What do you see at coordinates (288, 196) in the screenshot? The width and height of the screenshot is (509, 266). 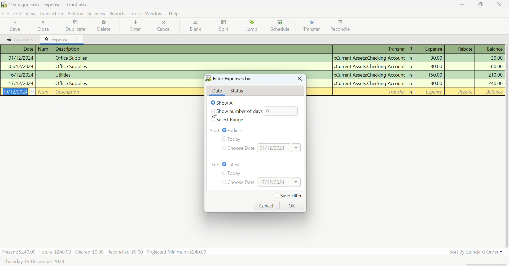 I see `Save Filter Checkbox` at bounding box center [288, 196].